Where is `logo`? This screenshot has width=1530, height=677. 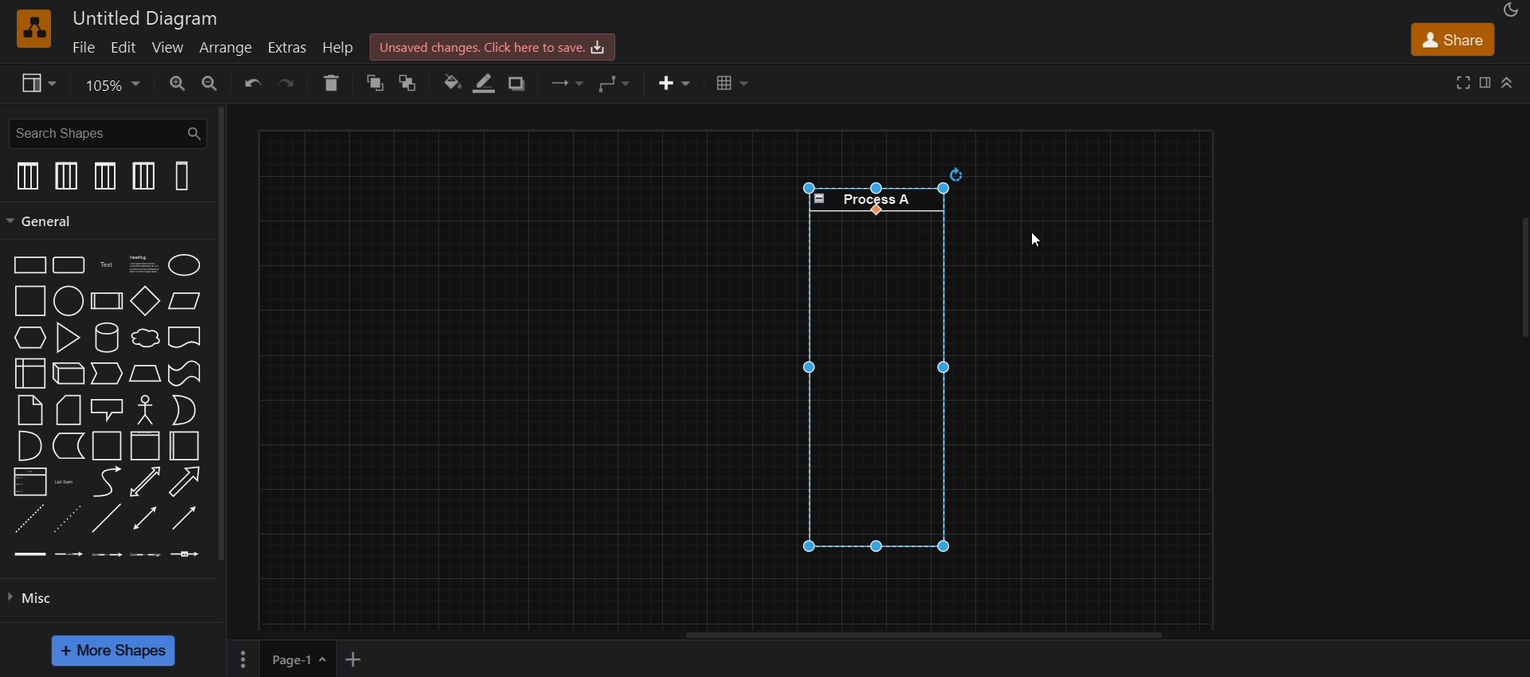 logo is located at coordinates (34, 29).